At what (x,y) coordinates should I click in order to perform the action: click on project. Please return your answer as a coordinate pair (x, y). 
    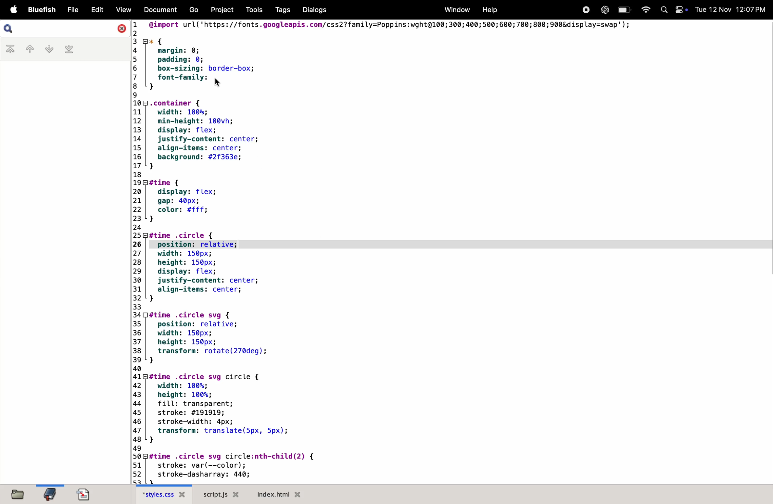
    Looking at the image, I should click on (220, 10).